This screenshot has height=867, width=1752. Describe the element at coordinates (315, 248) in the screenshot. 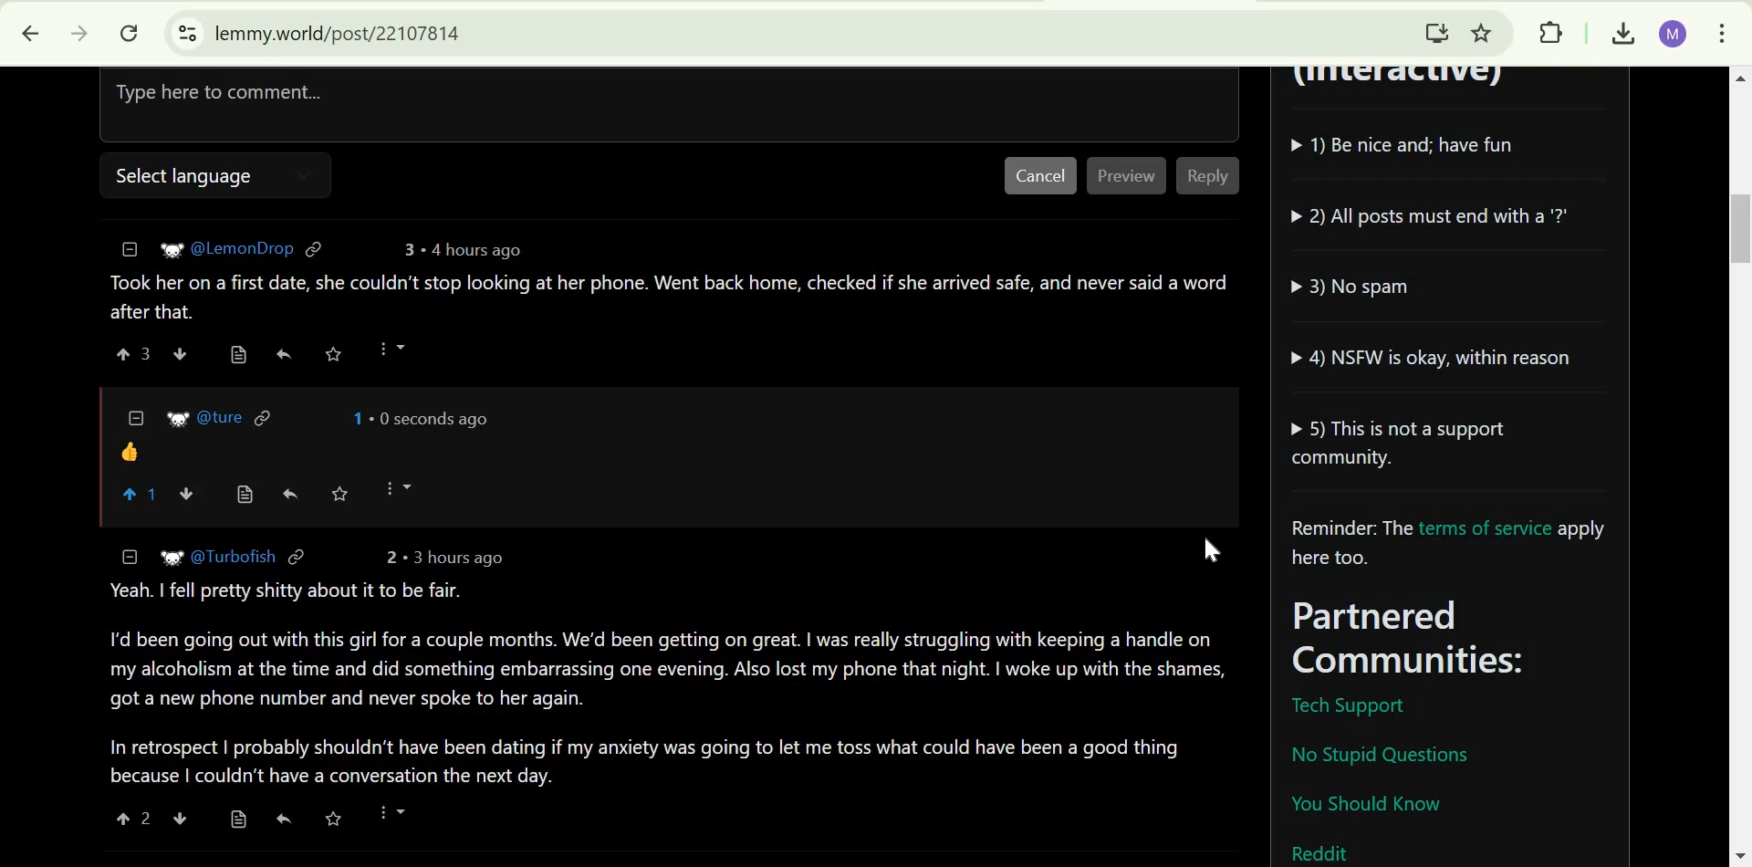

I see `link` at that location.